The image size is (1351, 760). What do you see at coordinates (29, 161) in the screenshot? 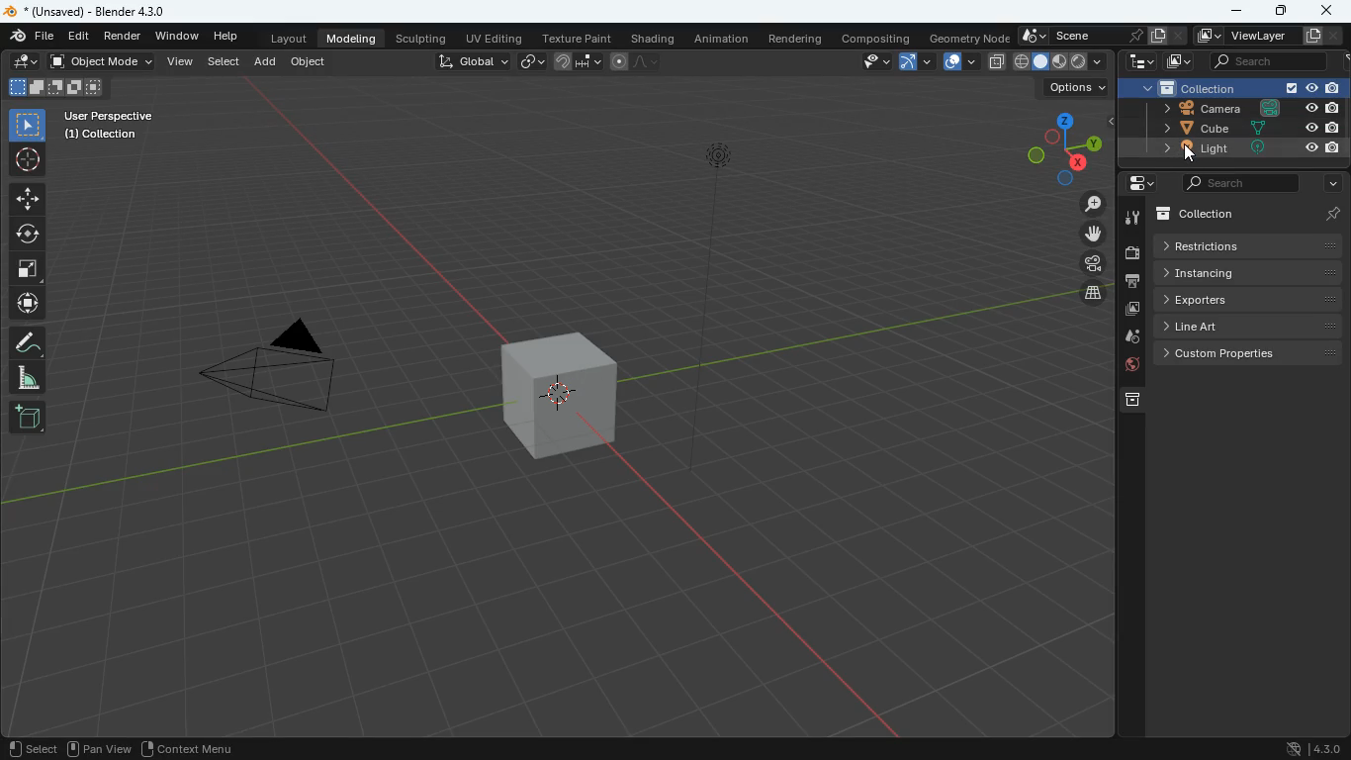
I see `aim` at bounding box center [29, 161].